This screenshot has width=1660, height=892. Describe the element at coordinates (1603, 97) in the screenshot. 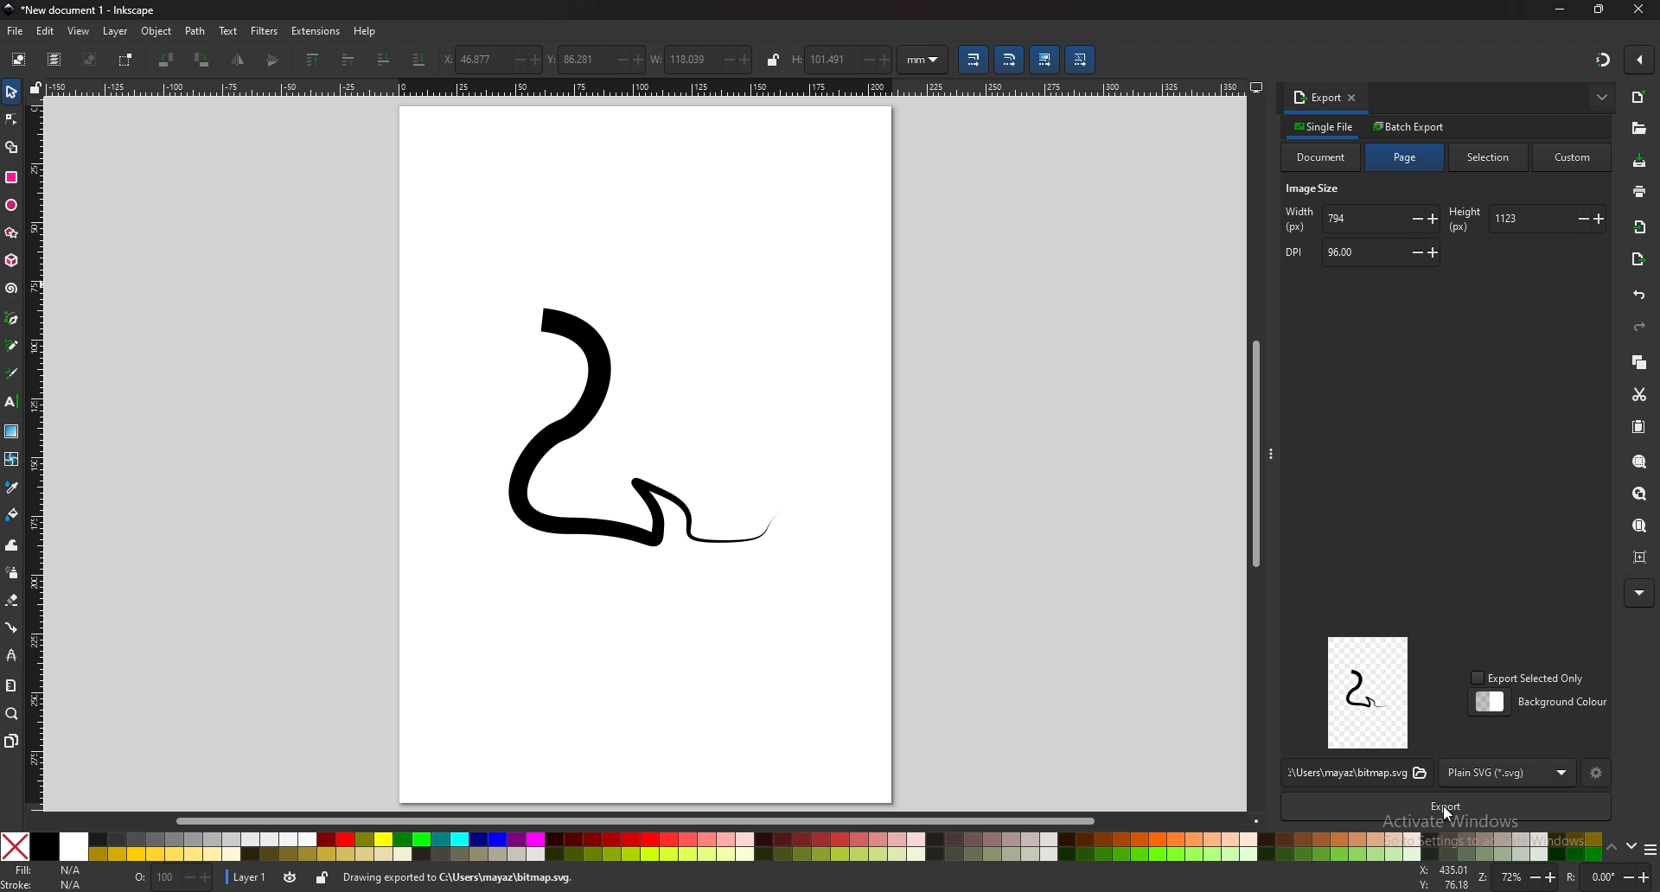

I see `more options` at that location.